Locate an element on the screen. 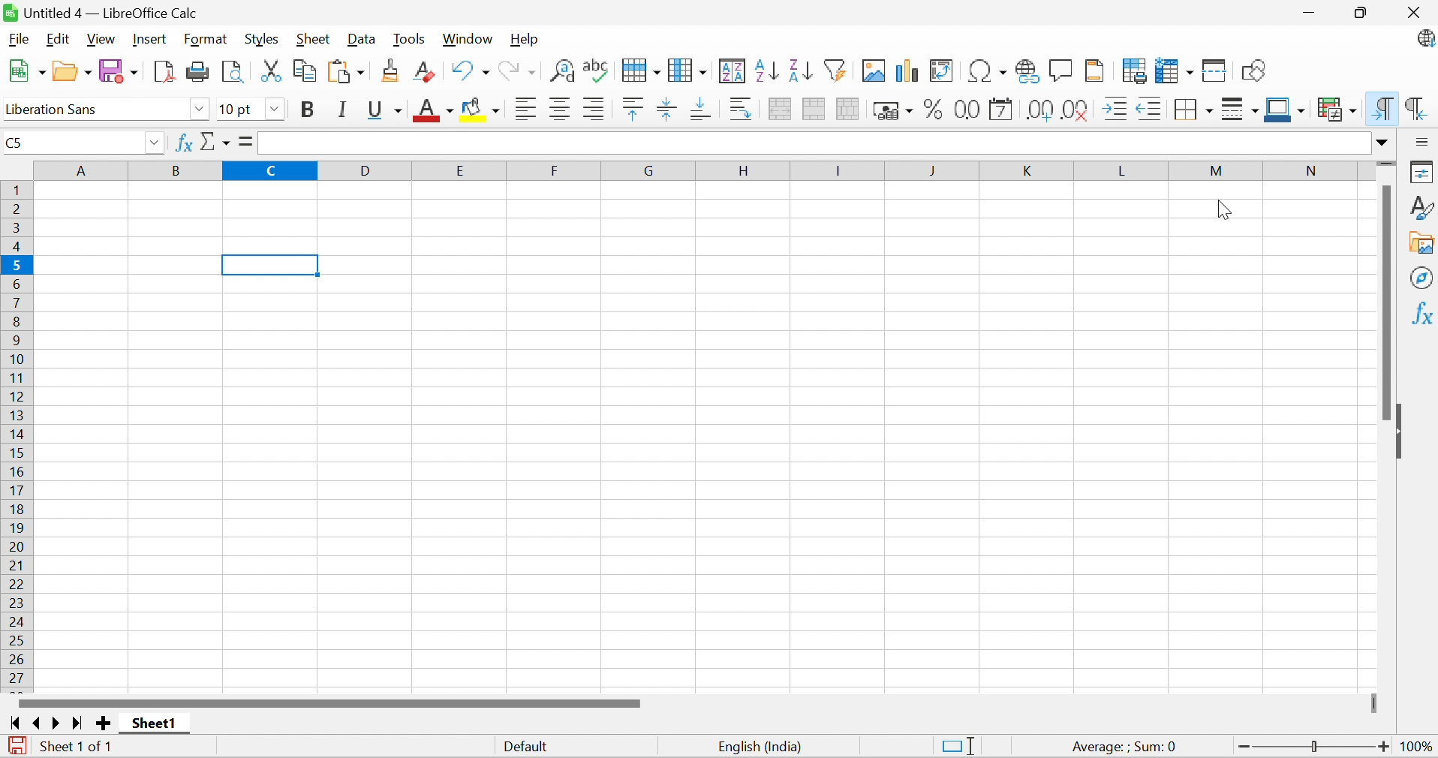  Format as date is located at coordinates (1001, 112).